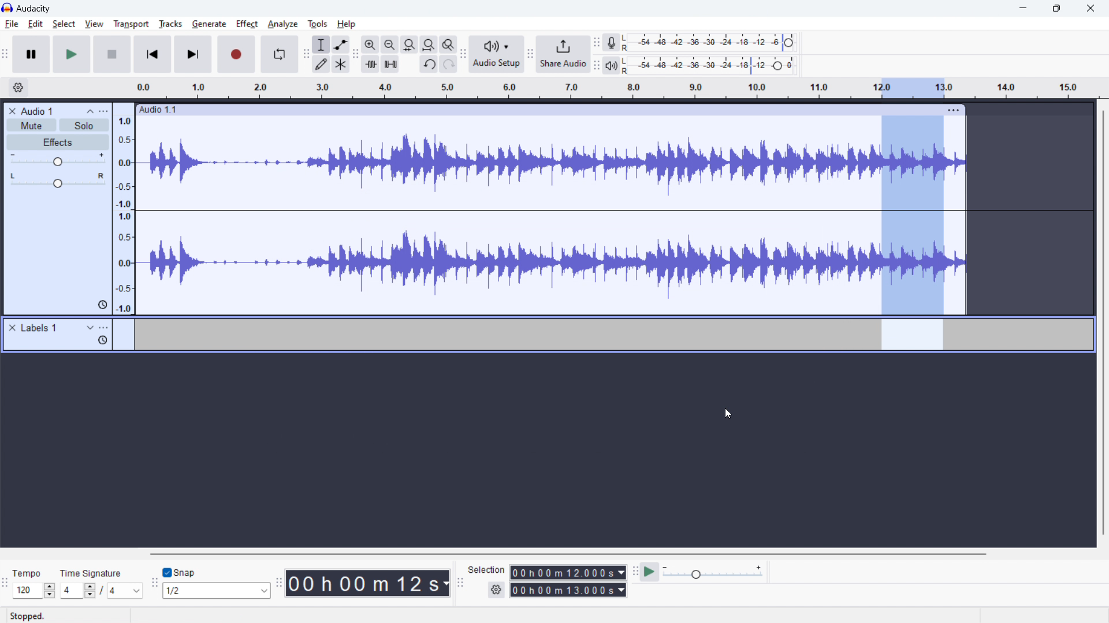  I want to click on set time signature, so click(102, 590).